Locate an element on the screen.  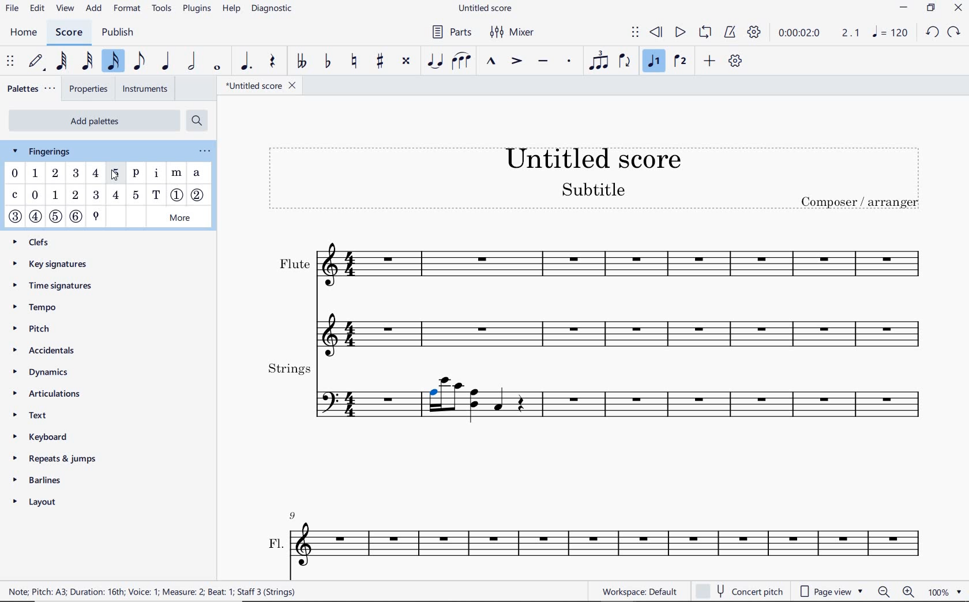
palettes is located at coordinates (32, 89).